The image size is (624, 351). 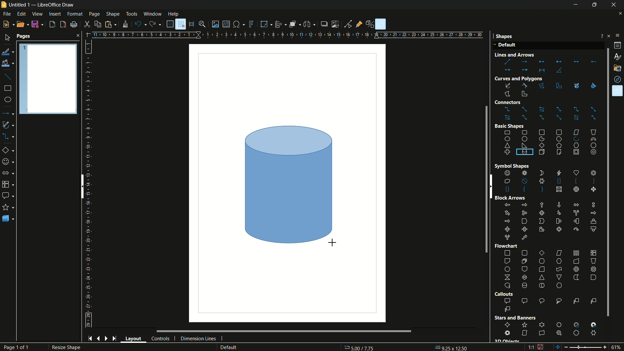 I want to click on stars and banners, so click(x=552, y=329).